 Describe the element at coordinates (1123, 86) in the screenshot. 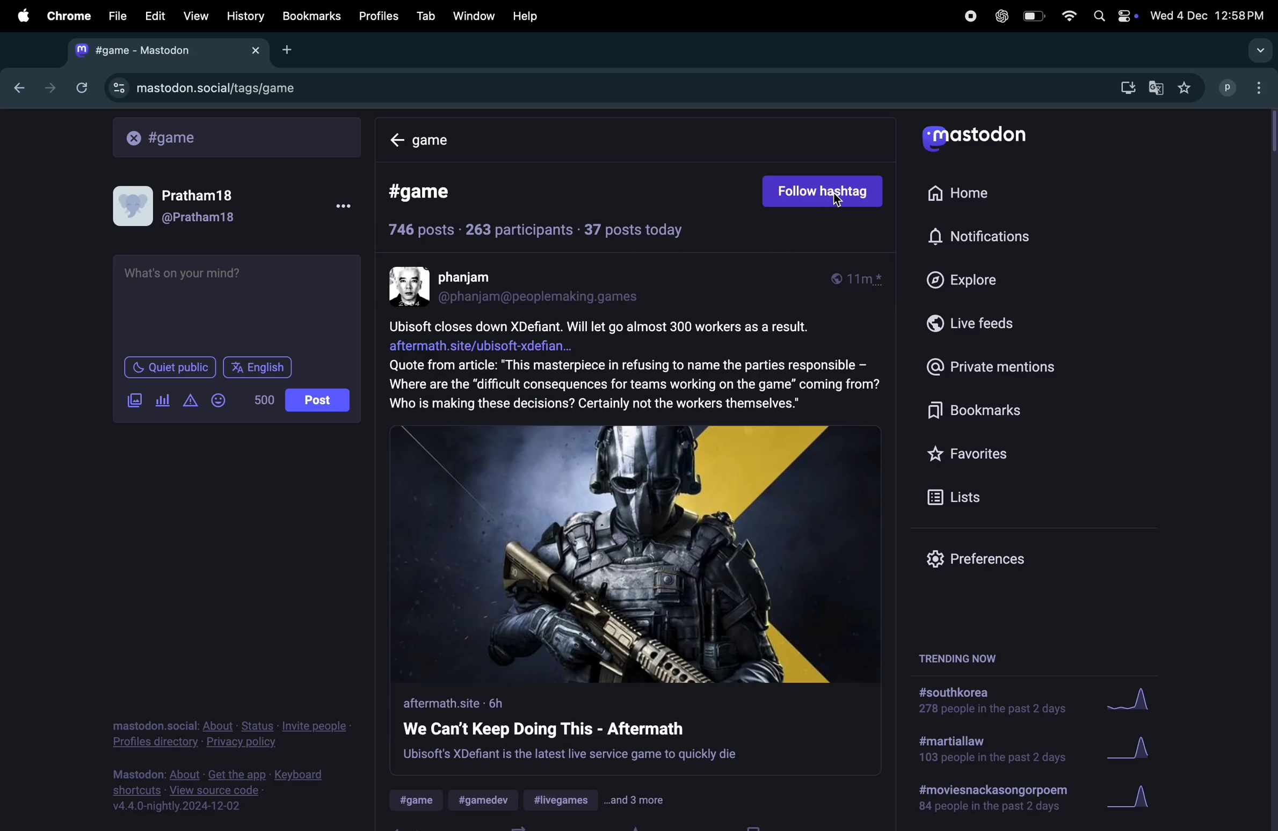

I see `download` at that location.